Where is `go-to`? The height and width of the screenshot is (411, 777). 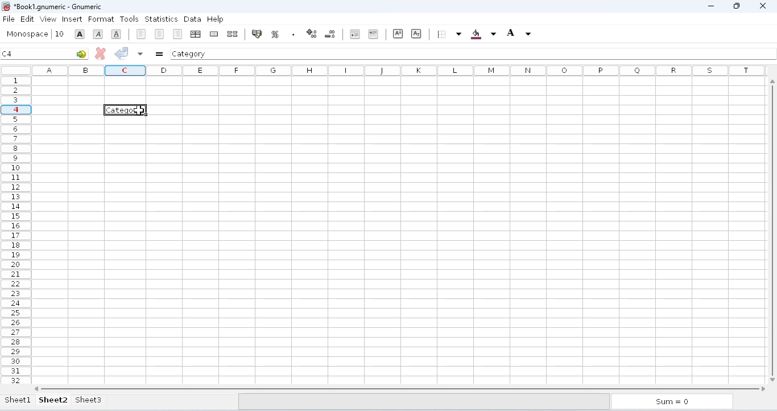
go-to is located at coordinates (81, 54).